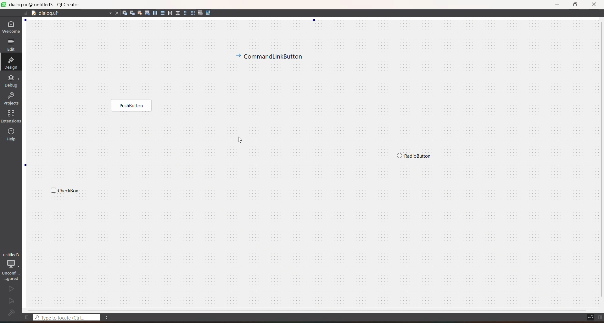  I want to click on widget 2, so click(70, 192).